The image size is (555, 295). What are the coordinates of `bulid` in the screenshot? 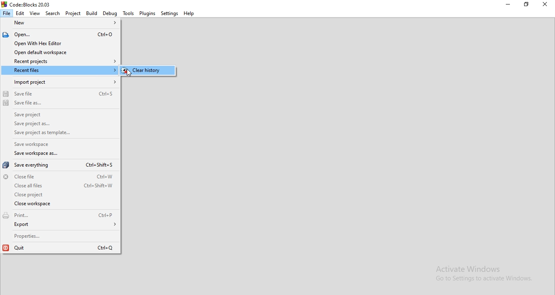 It's located at (91, 13).